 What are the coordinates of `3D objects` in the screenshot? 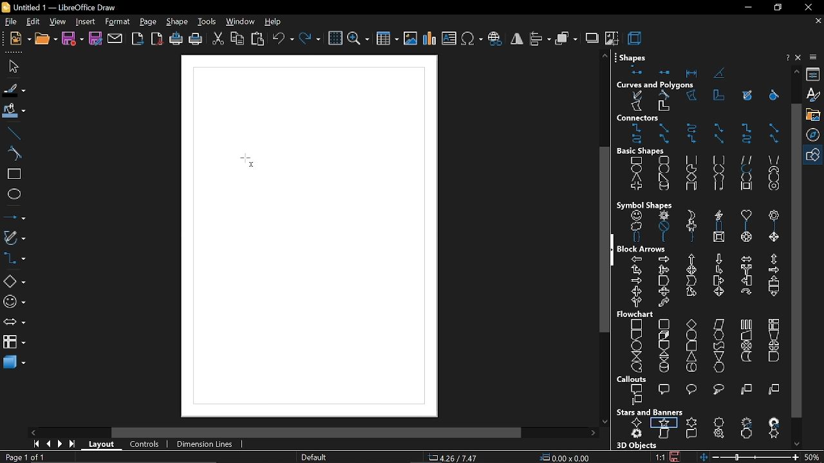 It's located at (638, 444).